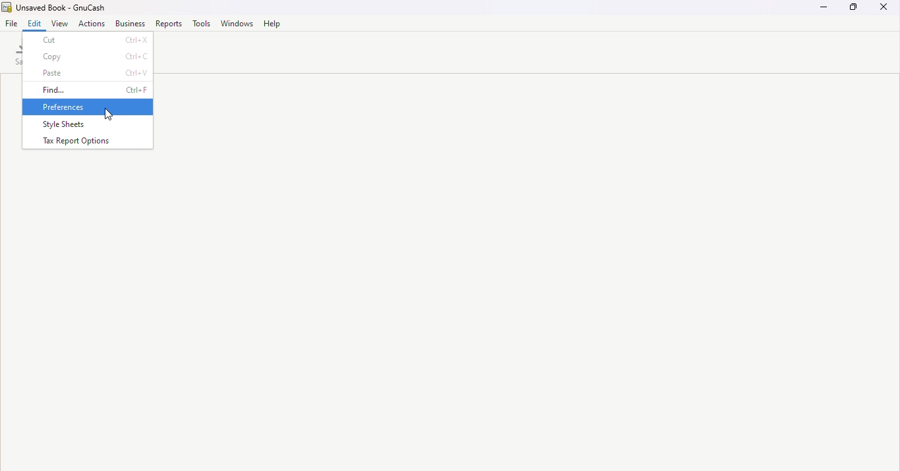 This screenshot has height=471, width=900. Describe the element at coordinates (271, 23) in the screenshot. I see `Help` at that location.